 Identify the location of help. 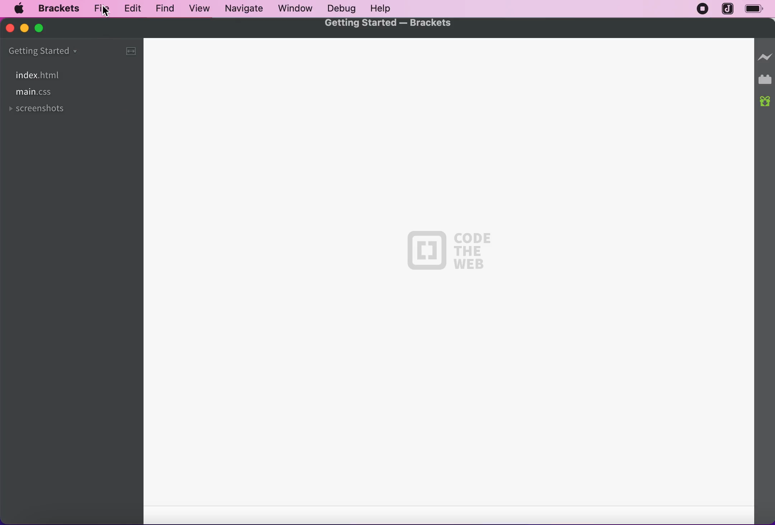
(381, 9).